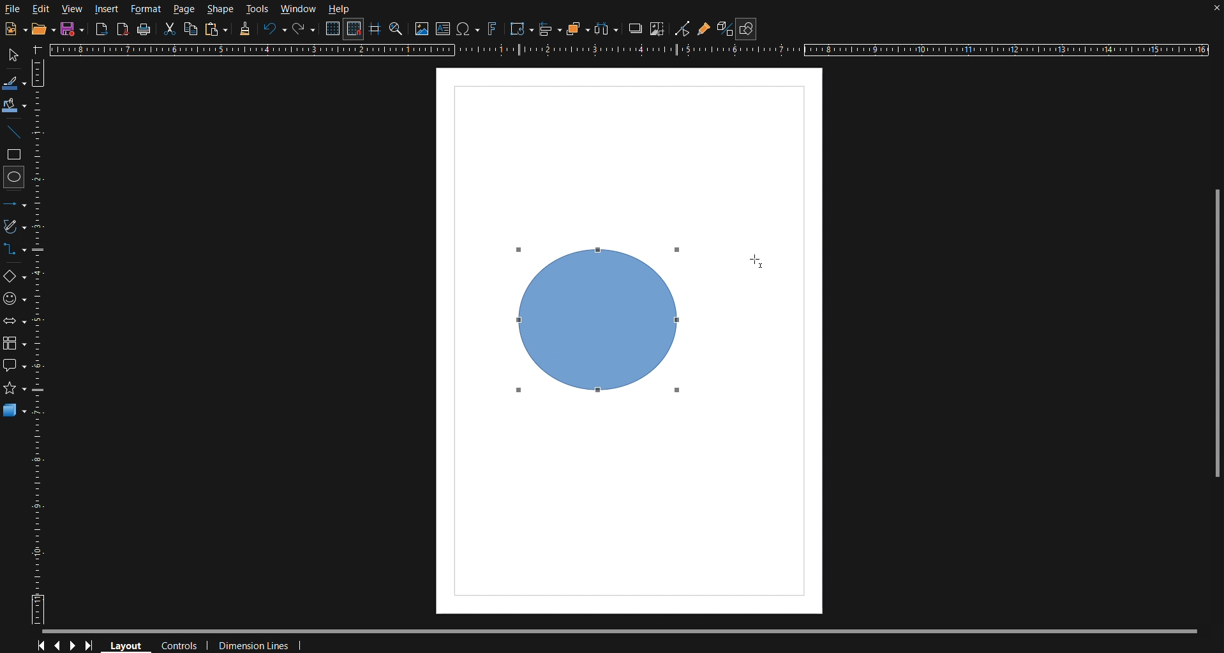 The image size is (1224, 653). Describe the element at coordinates (274, 31) in the screenshot. I see `Undo` at that location.